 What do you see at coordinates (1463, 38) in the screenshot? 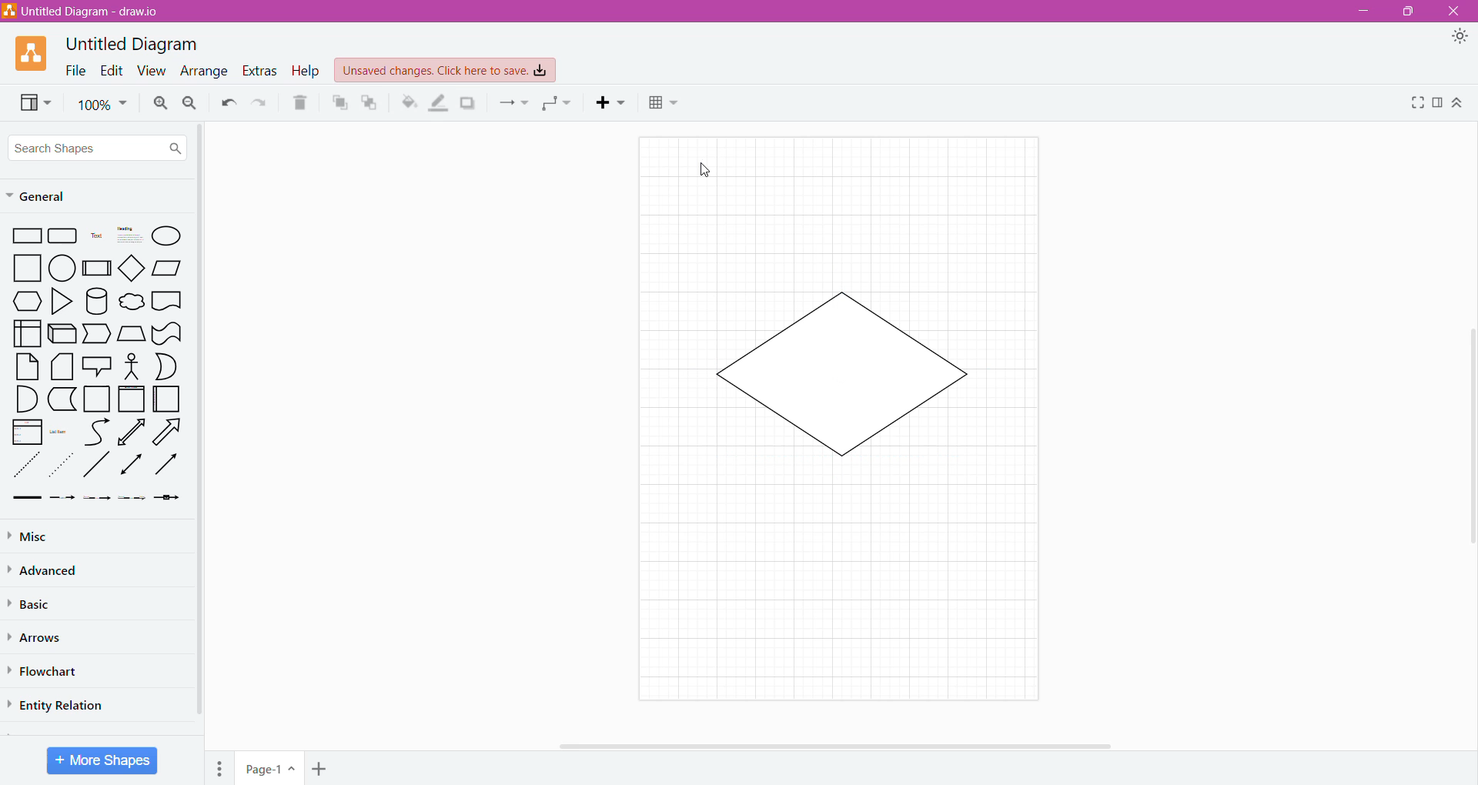
I see `Appearance` at bounding box center [1463, 38].